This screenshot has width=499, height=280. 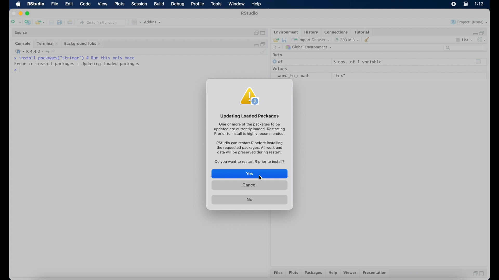 I want to click on 203 MB, so click(x=347, y=40).